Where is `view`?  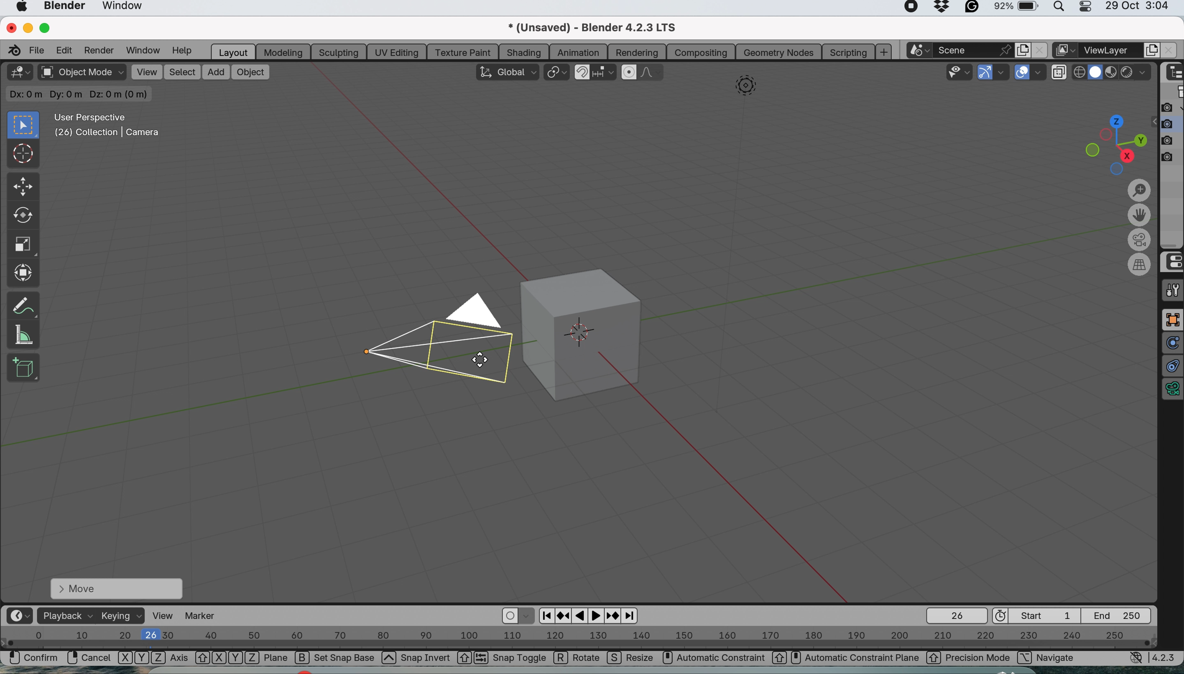
view is located at coordinates (164, 615).